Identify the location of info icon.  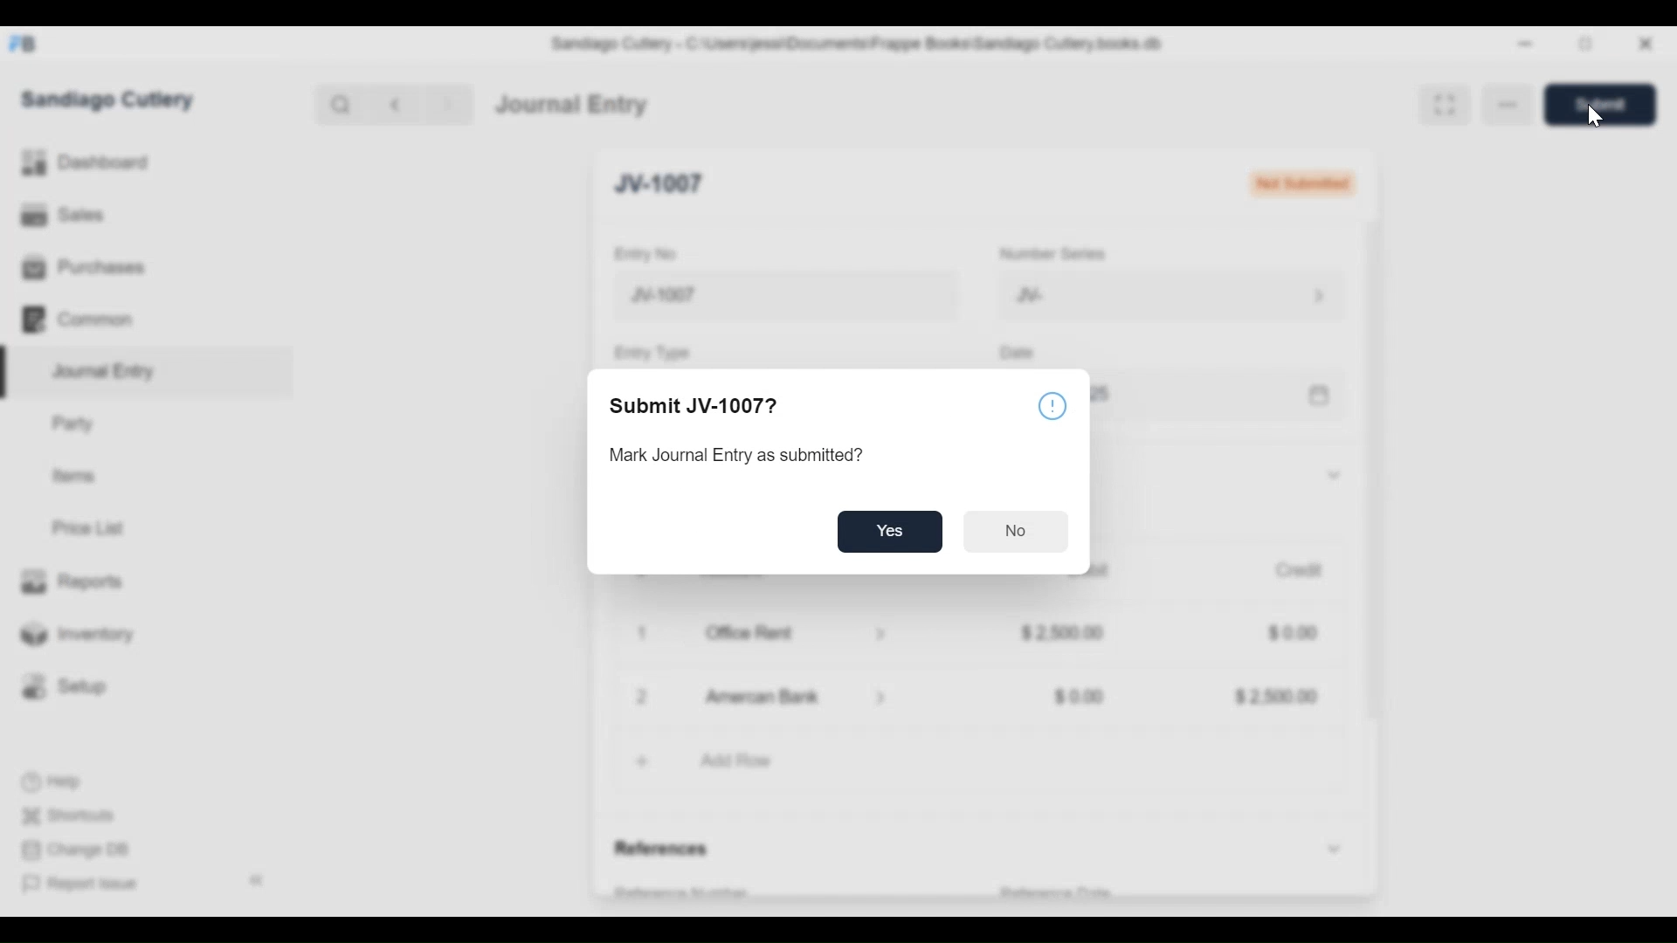
(1052, 404).